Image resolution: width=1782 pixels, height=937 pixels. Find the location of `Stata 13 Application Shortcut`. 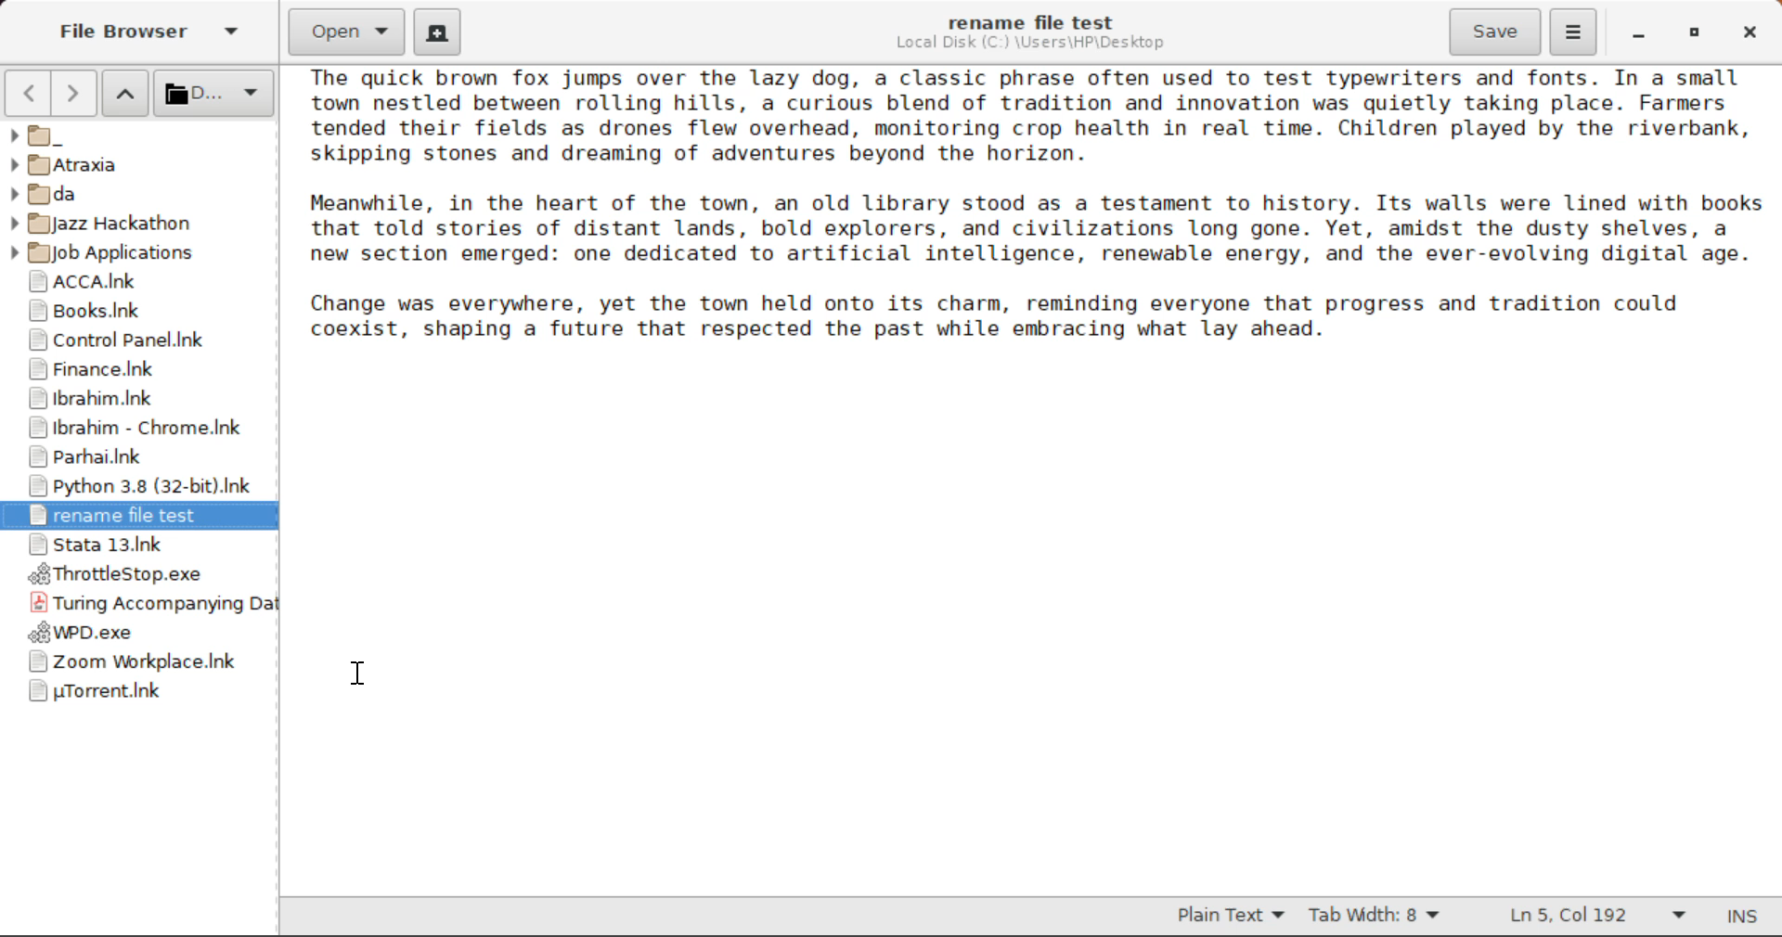

Stata 13 Application Shortcut is located at coordinates (138, 546).